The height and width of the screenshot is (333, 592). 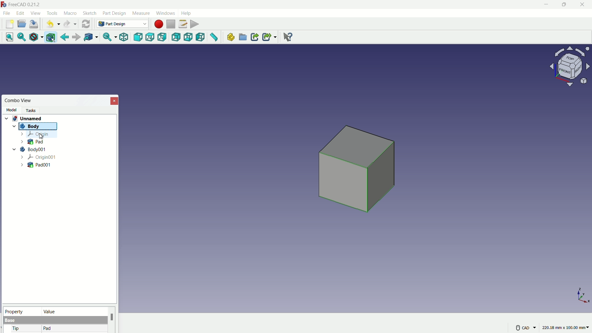 I want to click on tip, so click(x=16, y=329).